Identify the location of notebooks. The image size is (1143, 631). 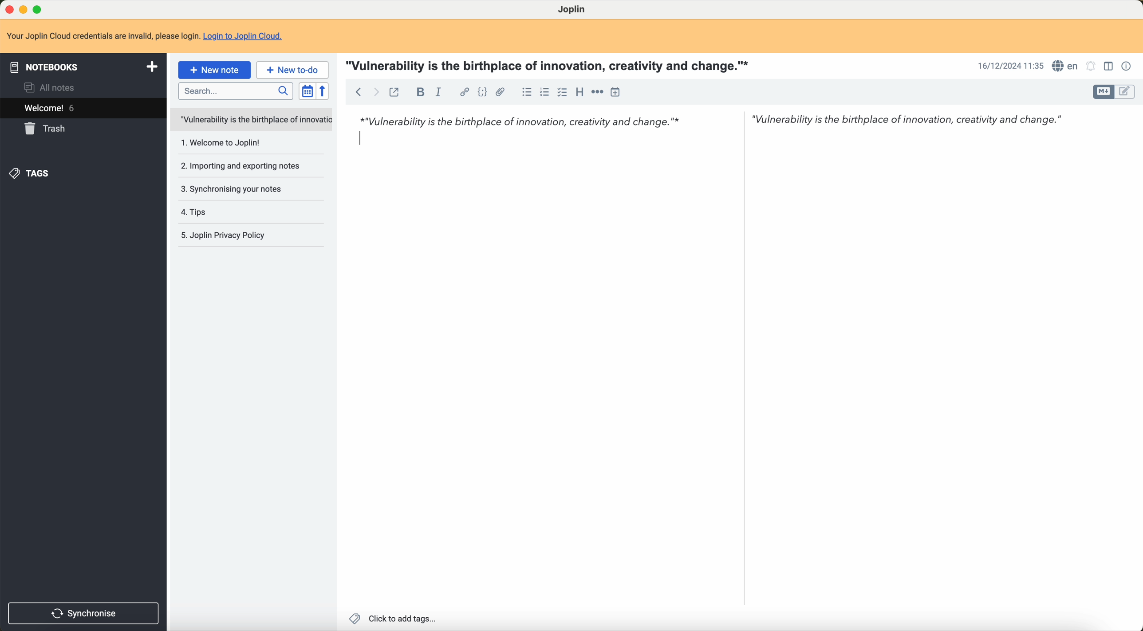
(82, 66).